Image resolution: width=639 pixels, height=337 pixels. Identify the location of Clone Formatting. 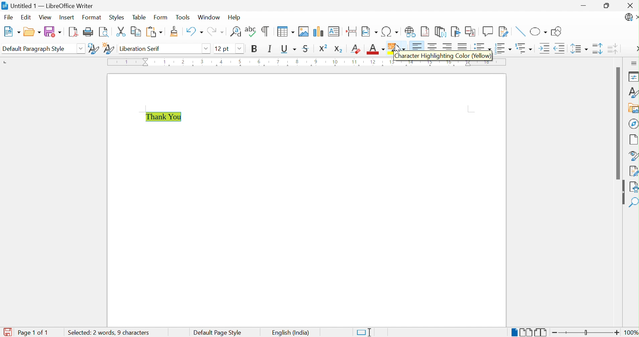
(174, 31).